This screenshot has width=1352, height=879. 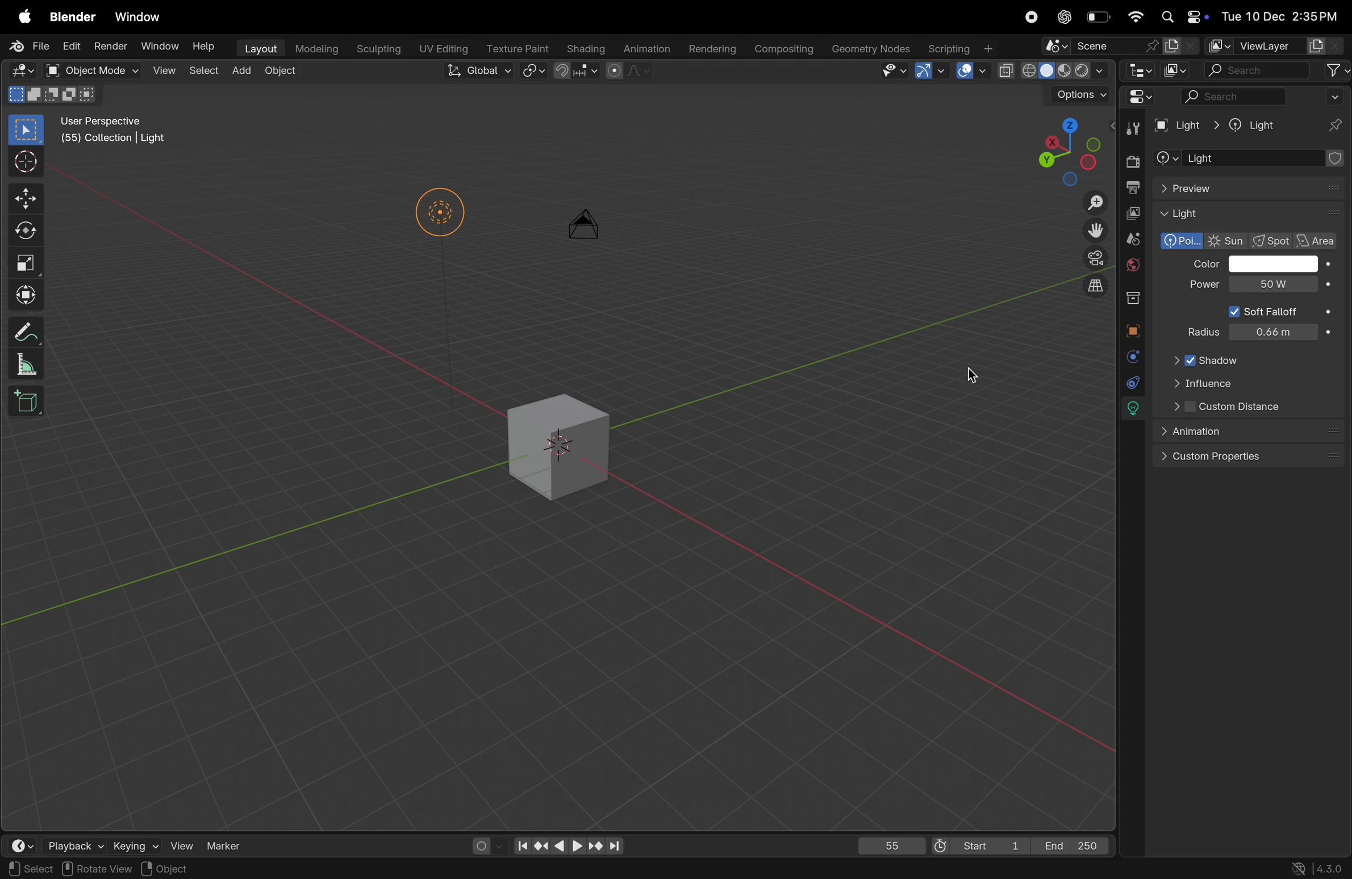 I want to click on editor type, so click(x=1138, y=70).